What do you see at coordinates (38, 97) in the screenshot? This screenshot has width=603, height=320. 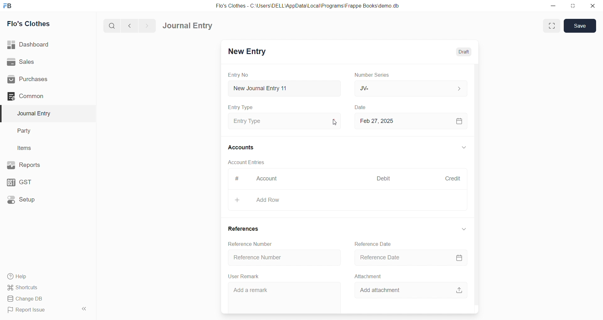 I see `Common` at bounding box center [38, 97].